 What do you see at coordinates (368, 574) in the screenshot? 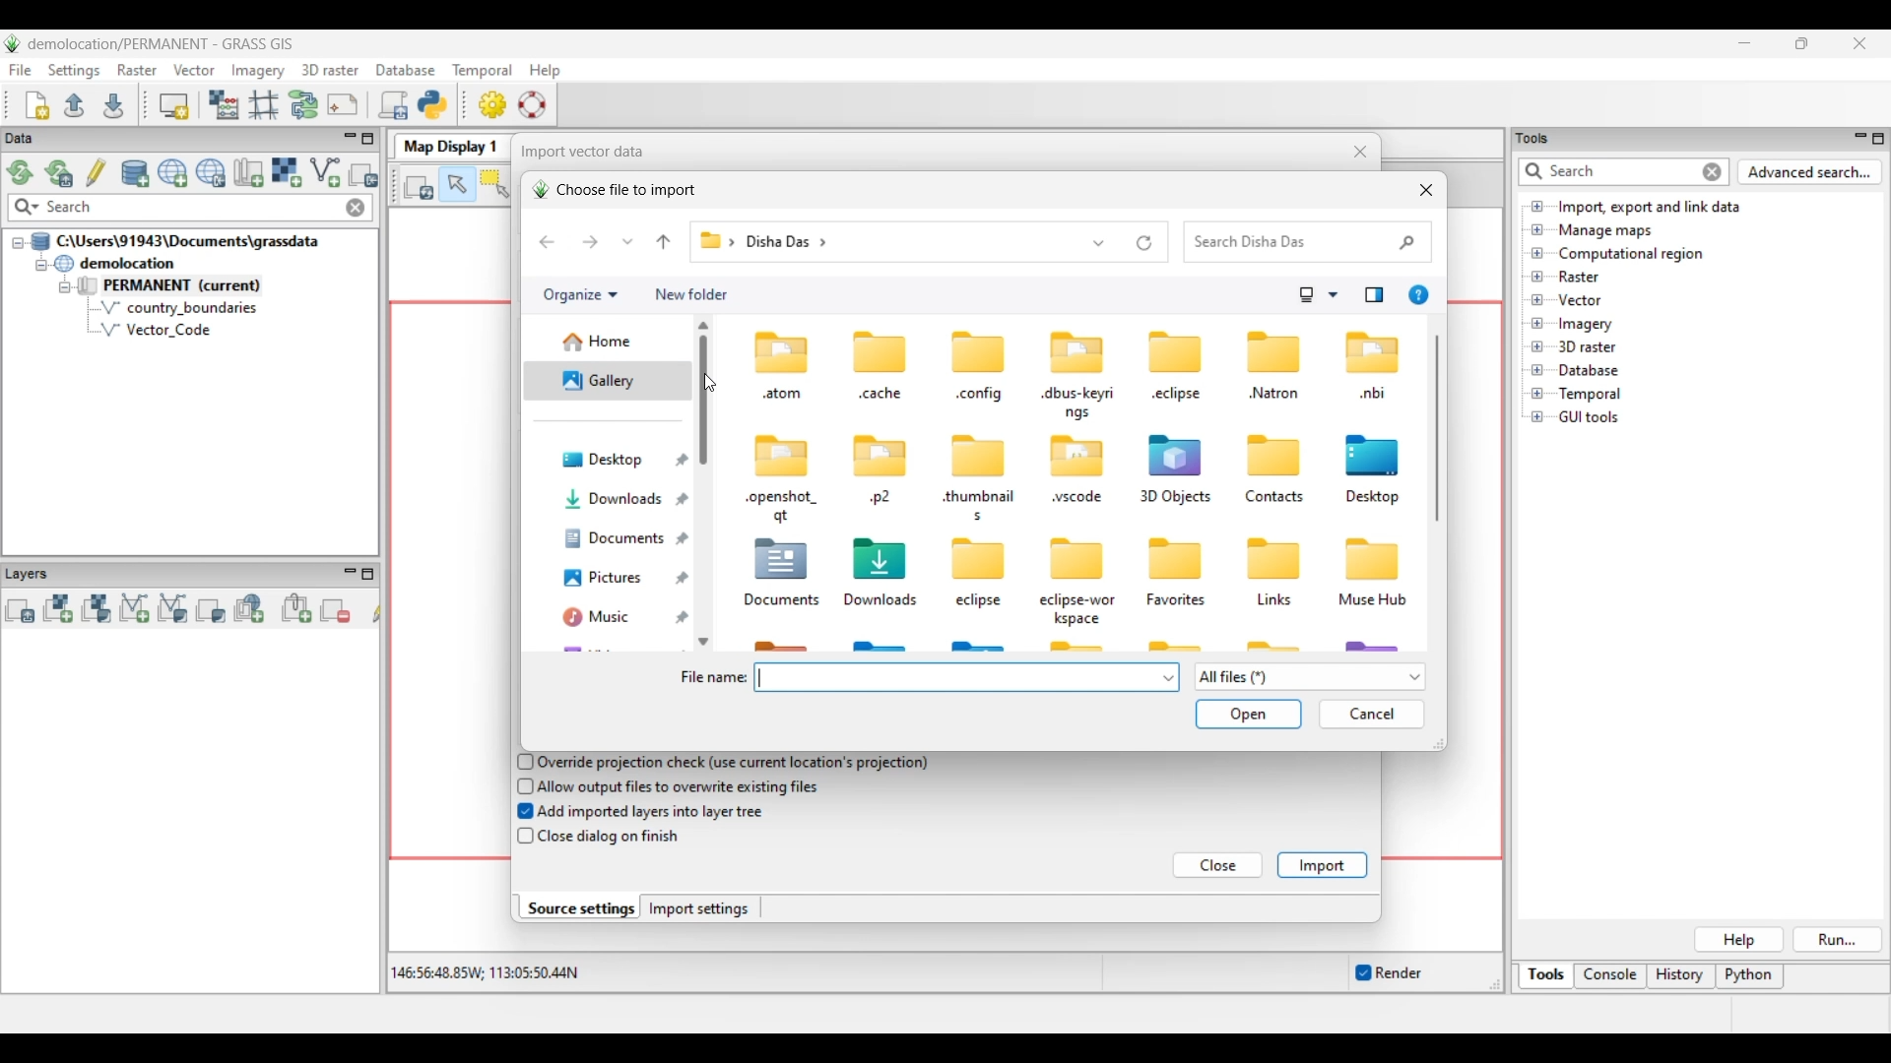
I see `Maximize Layers panel` at bounding box center [368, 574].